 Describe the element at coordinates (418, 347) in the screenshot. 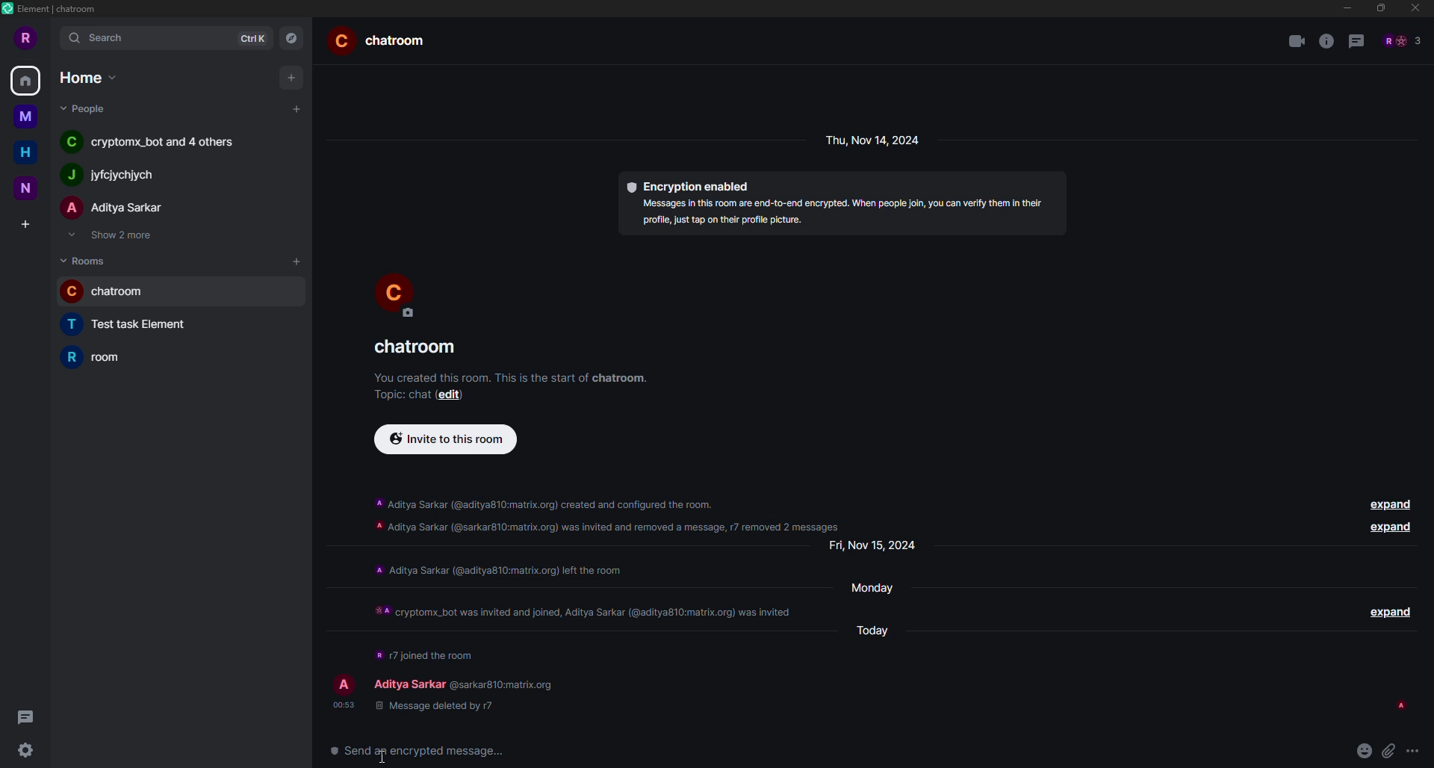

I see `room` at that location.